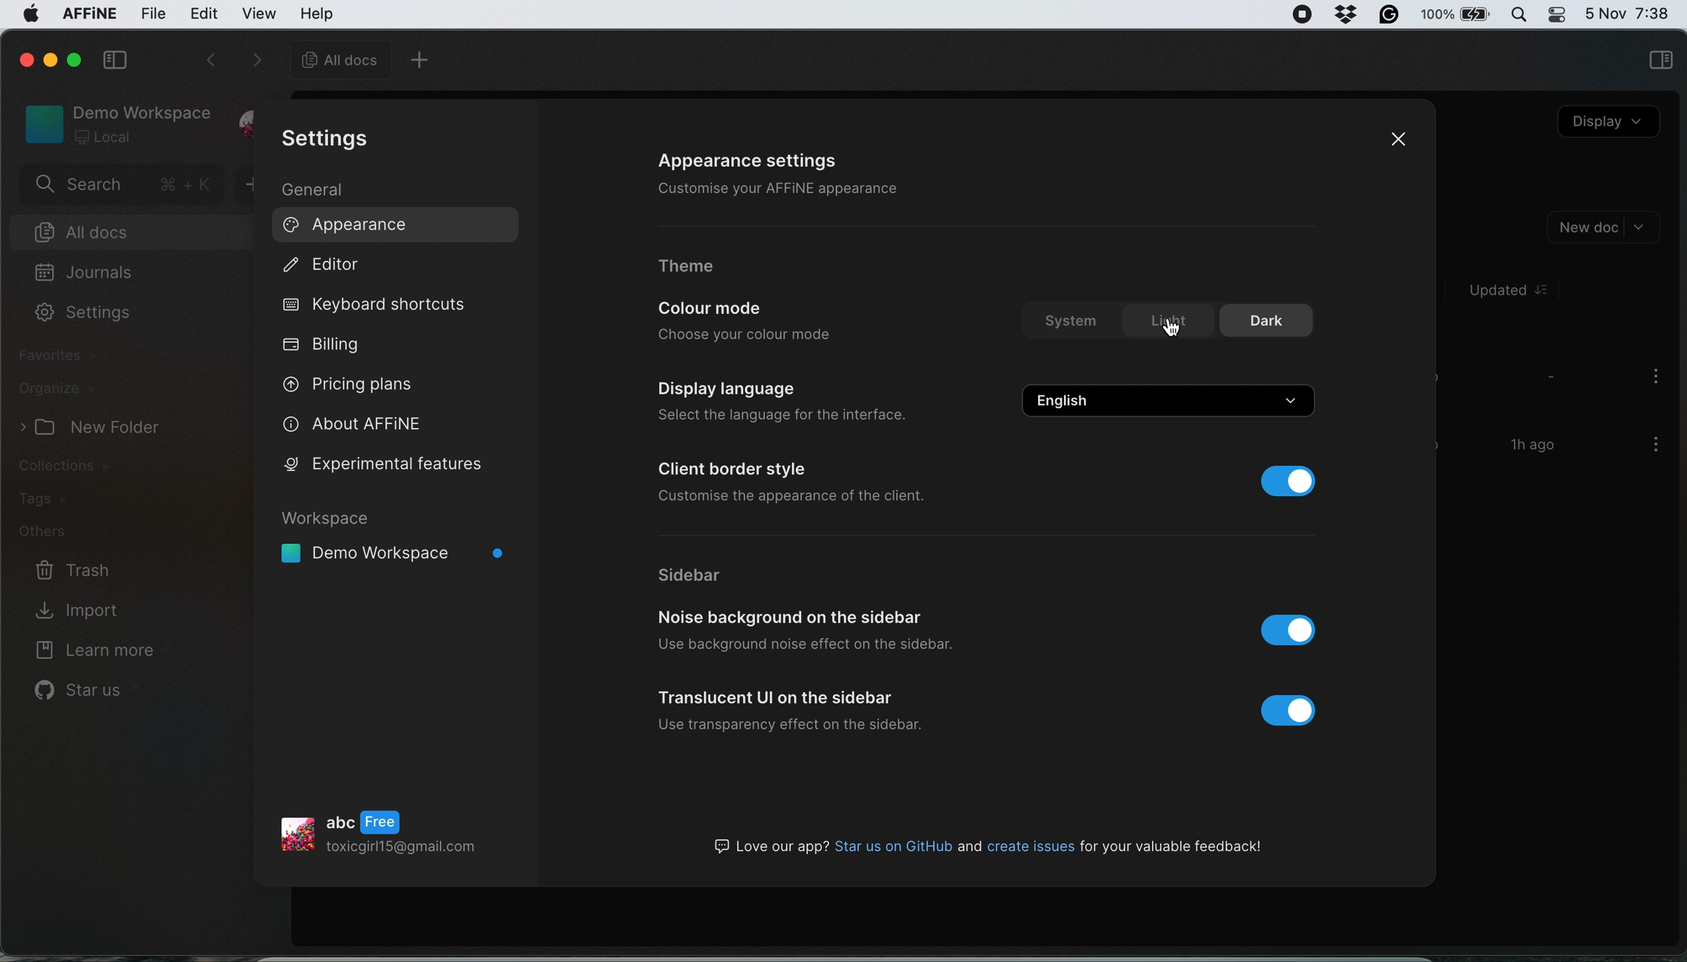  I want to click on settings, so click(334, 140).